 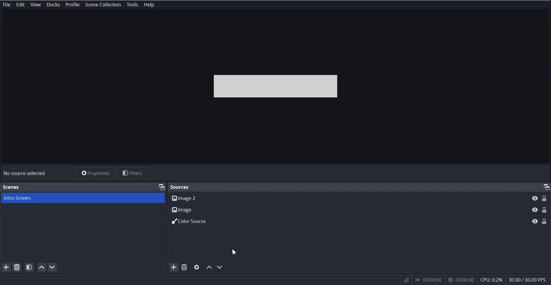 What do you see at coordinates (161, 186) in the screenshot?
I see `Maximize` at bounding box center [161, 186].